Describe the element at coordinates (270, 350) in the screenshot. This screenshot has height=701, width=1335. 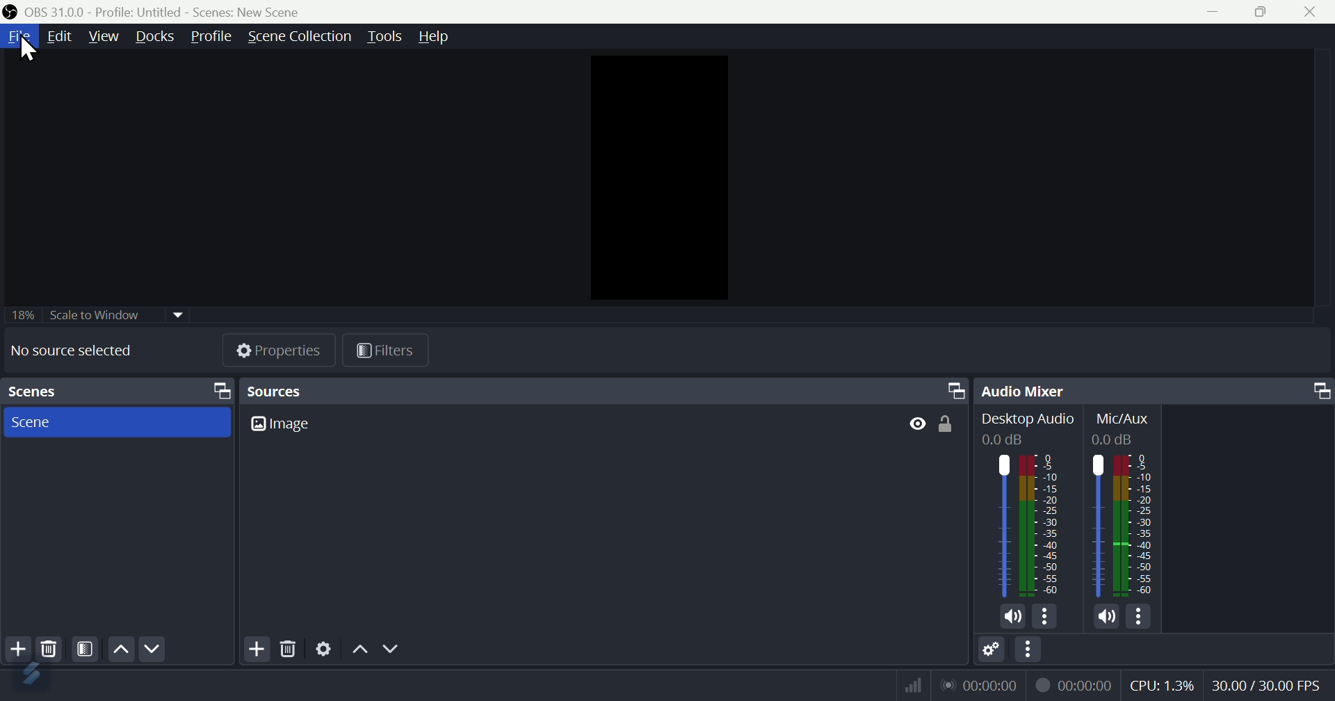
I see `Properties` at that location.